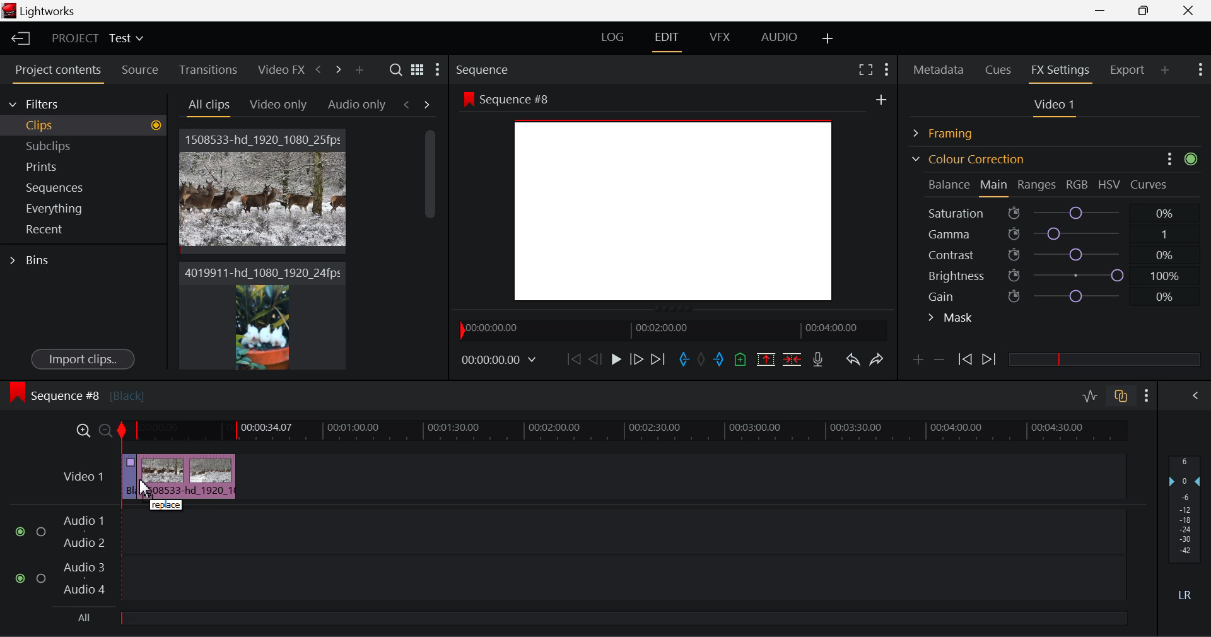 Image resolution: width=1211 pixels, height=637 pixels. Describe the element at coordinates (278, 69) in the screenshot. I see `Video FX` at that location.